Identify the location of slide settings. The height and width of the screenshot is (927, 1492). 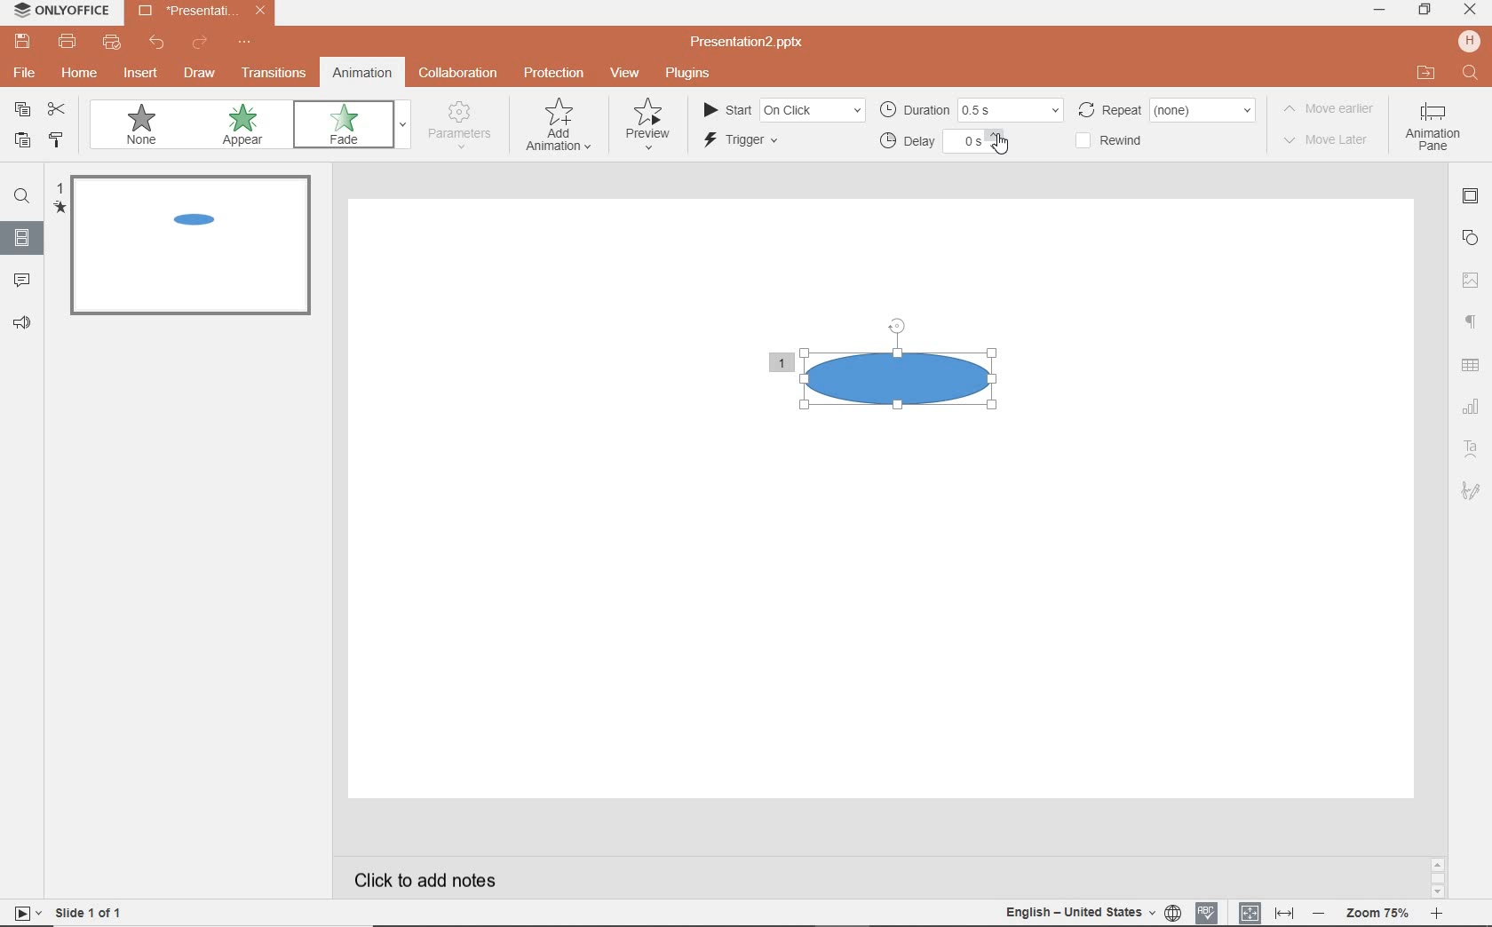
(1469, 196).